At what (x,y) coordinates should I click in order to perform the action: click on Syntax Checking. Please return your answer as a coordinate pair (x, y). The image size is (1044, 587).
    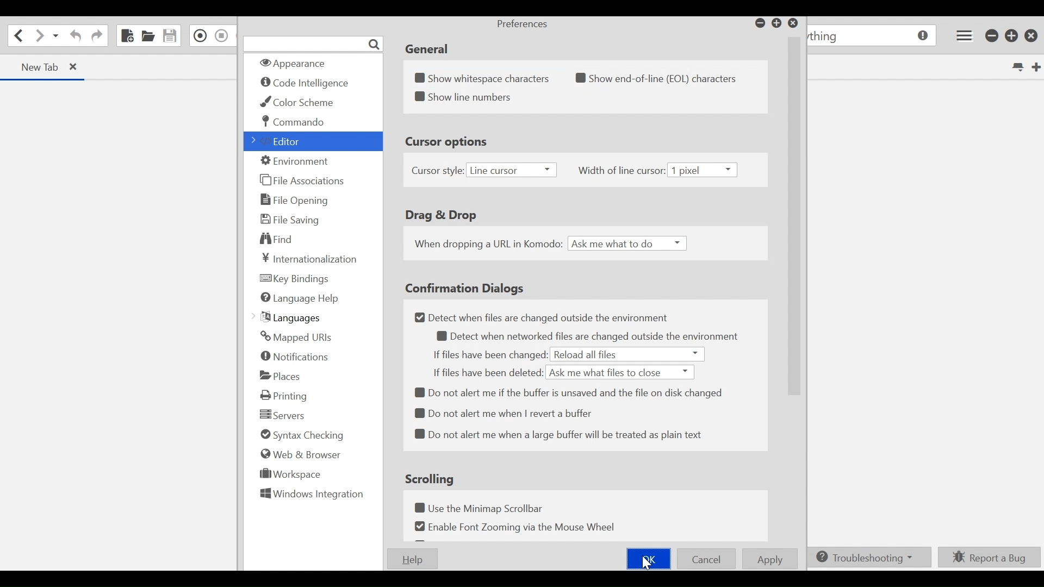
    Looking at the image, I should click on (301, 435).